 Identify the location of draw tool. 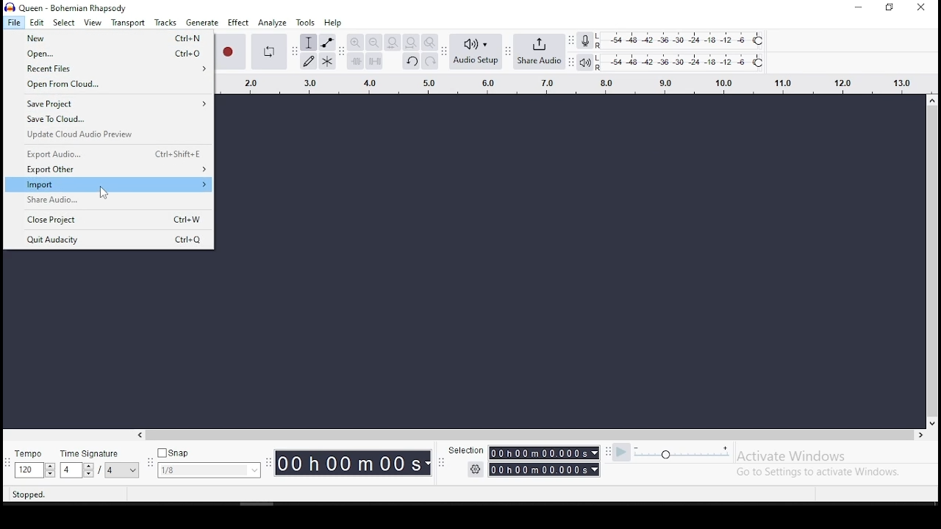
(309, 61).